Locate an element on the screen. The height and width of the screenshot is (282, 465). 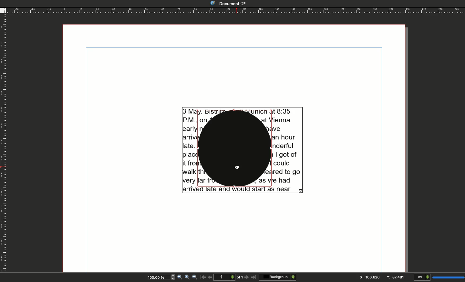
cursor is located at coordinates (238, 169).